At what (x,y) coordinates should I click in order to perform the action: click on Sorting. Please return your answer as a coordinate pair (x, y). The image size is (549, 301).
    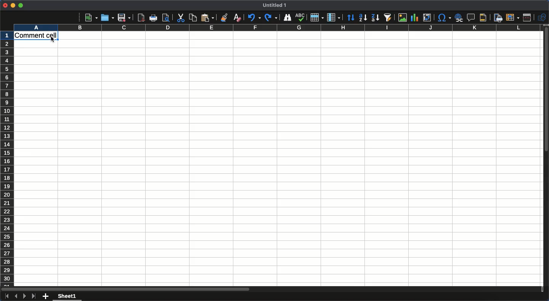
    Looking at the image, I should click on (351, 18).